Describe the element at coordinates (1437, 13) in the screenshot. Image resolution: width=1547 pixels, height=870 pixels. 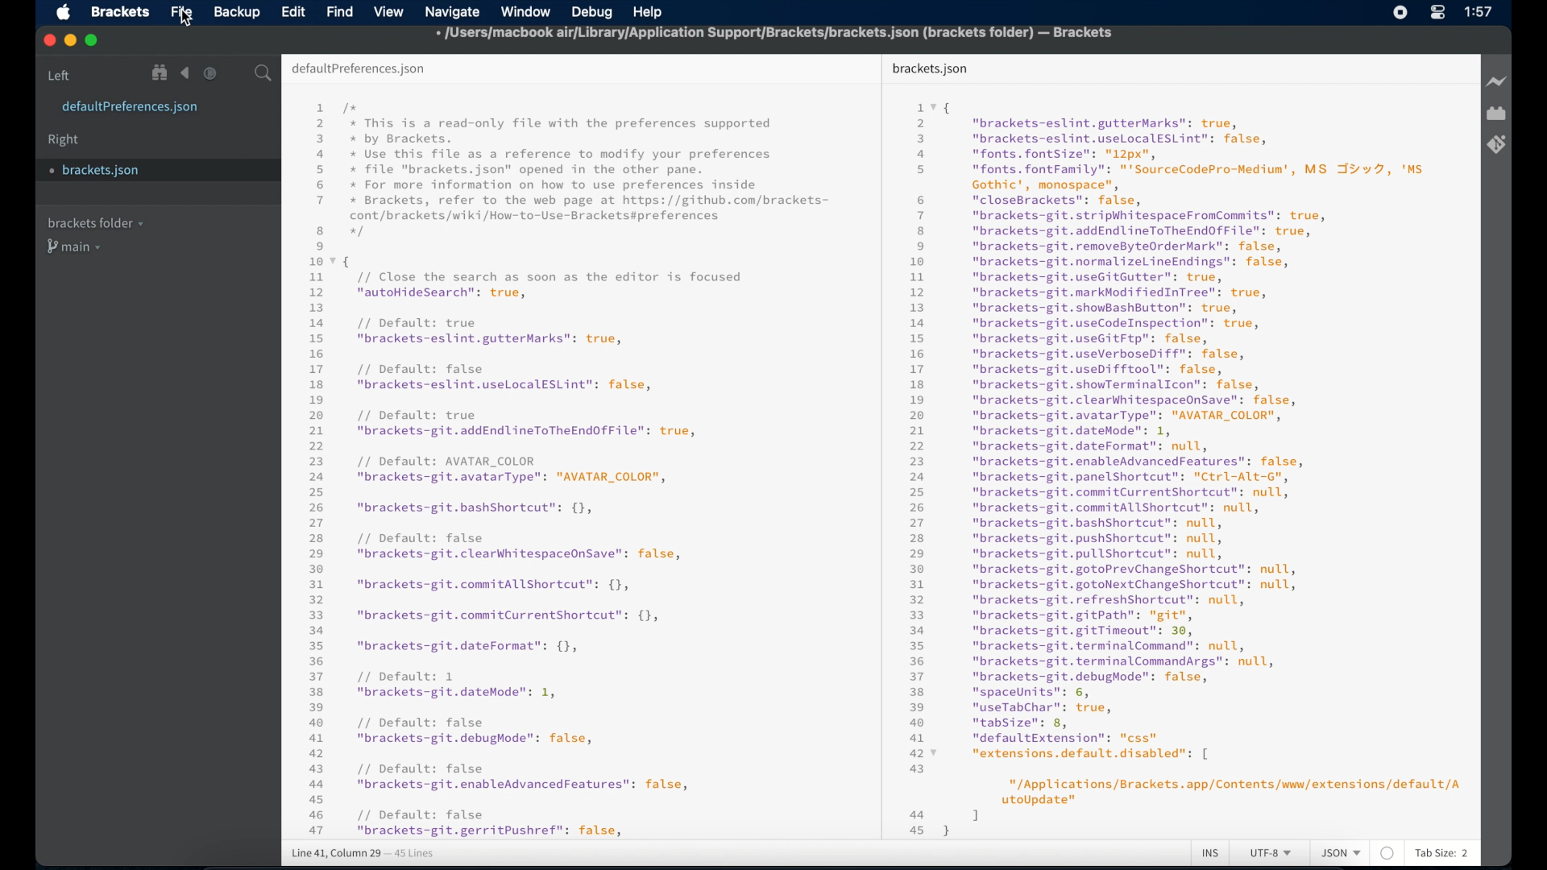
I see `control center` at that location.